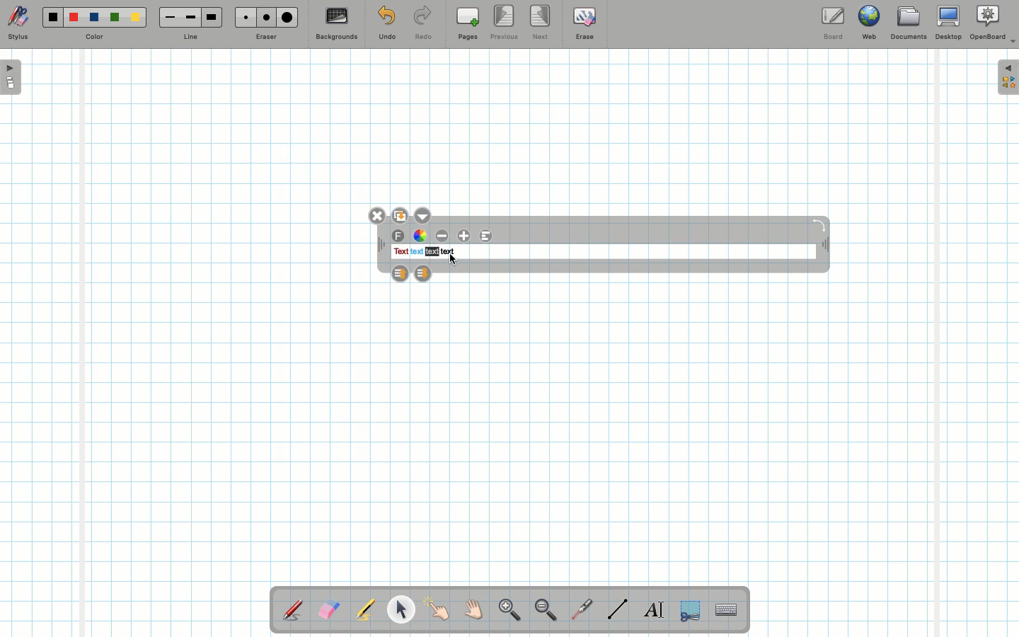 This screenshot has height=637, width=1019. What do you see at coordinates (376, 216) in the screenshot?
I see `Close` at bounding box center [376, 216].